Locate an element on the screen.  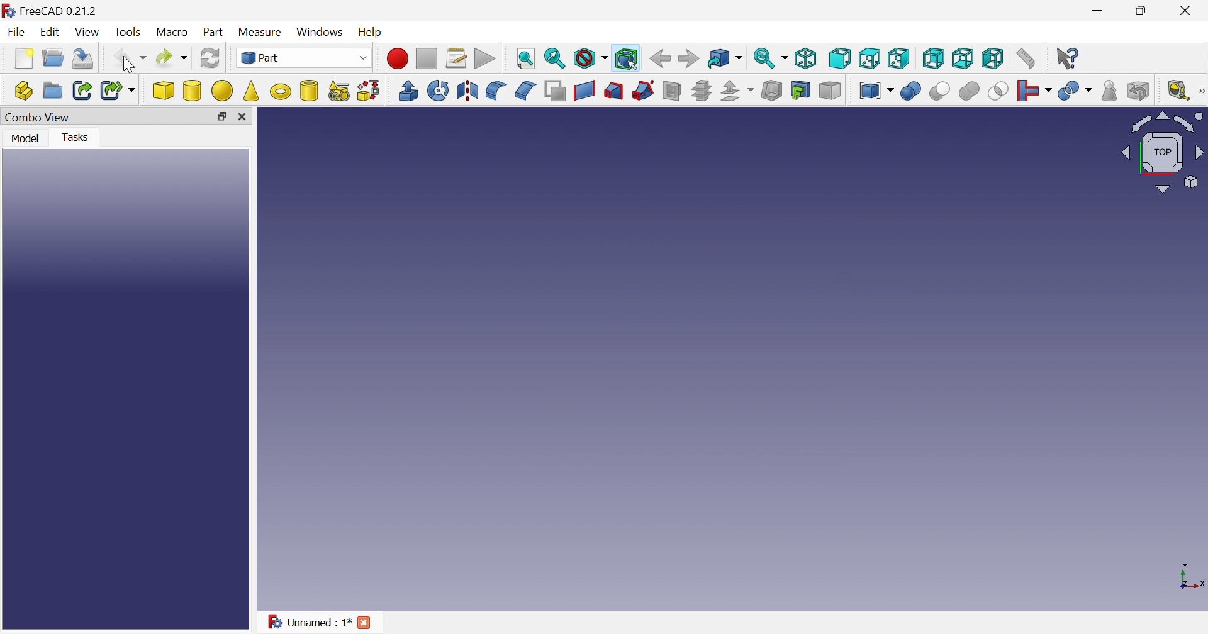
Stop macro recording... is located at coordinates (427, 59).